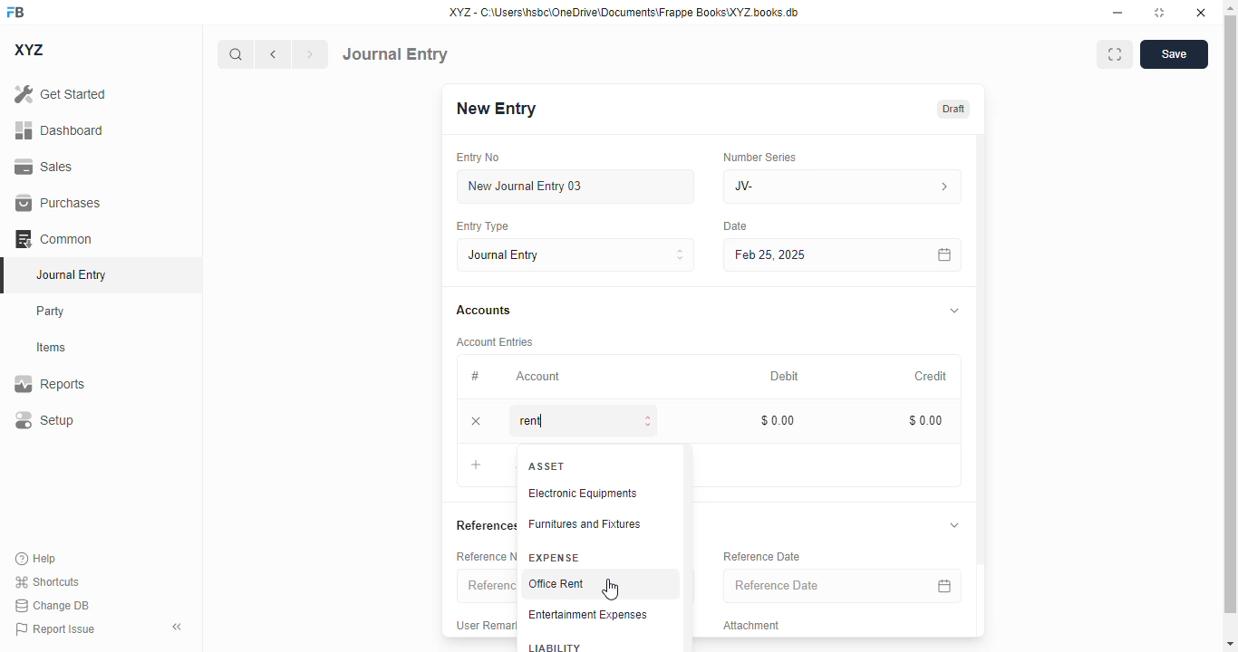 The image size is (1238, 652). Describe the element at coordinates (925, 420) in the screenshot. I see `$0.00` at that location.